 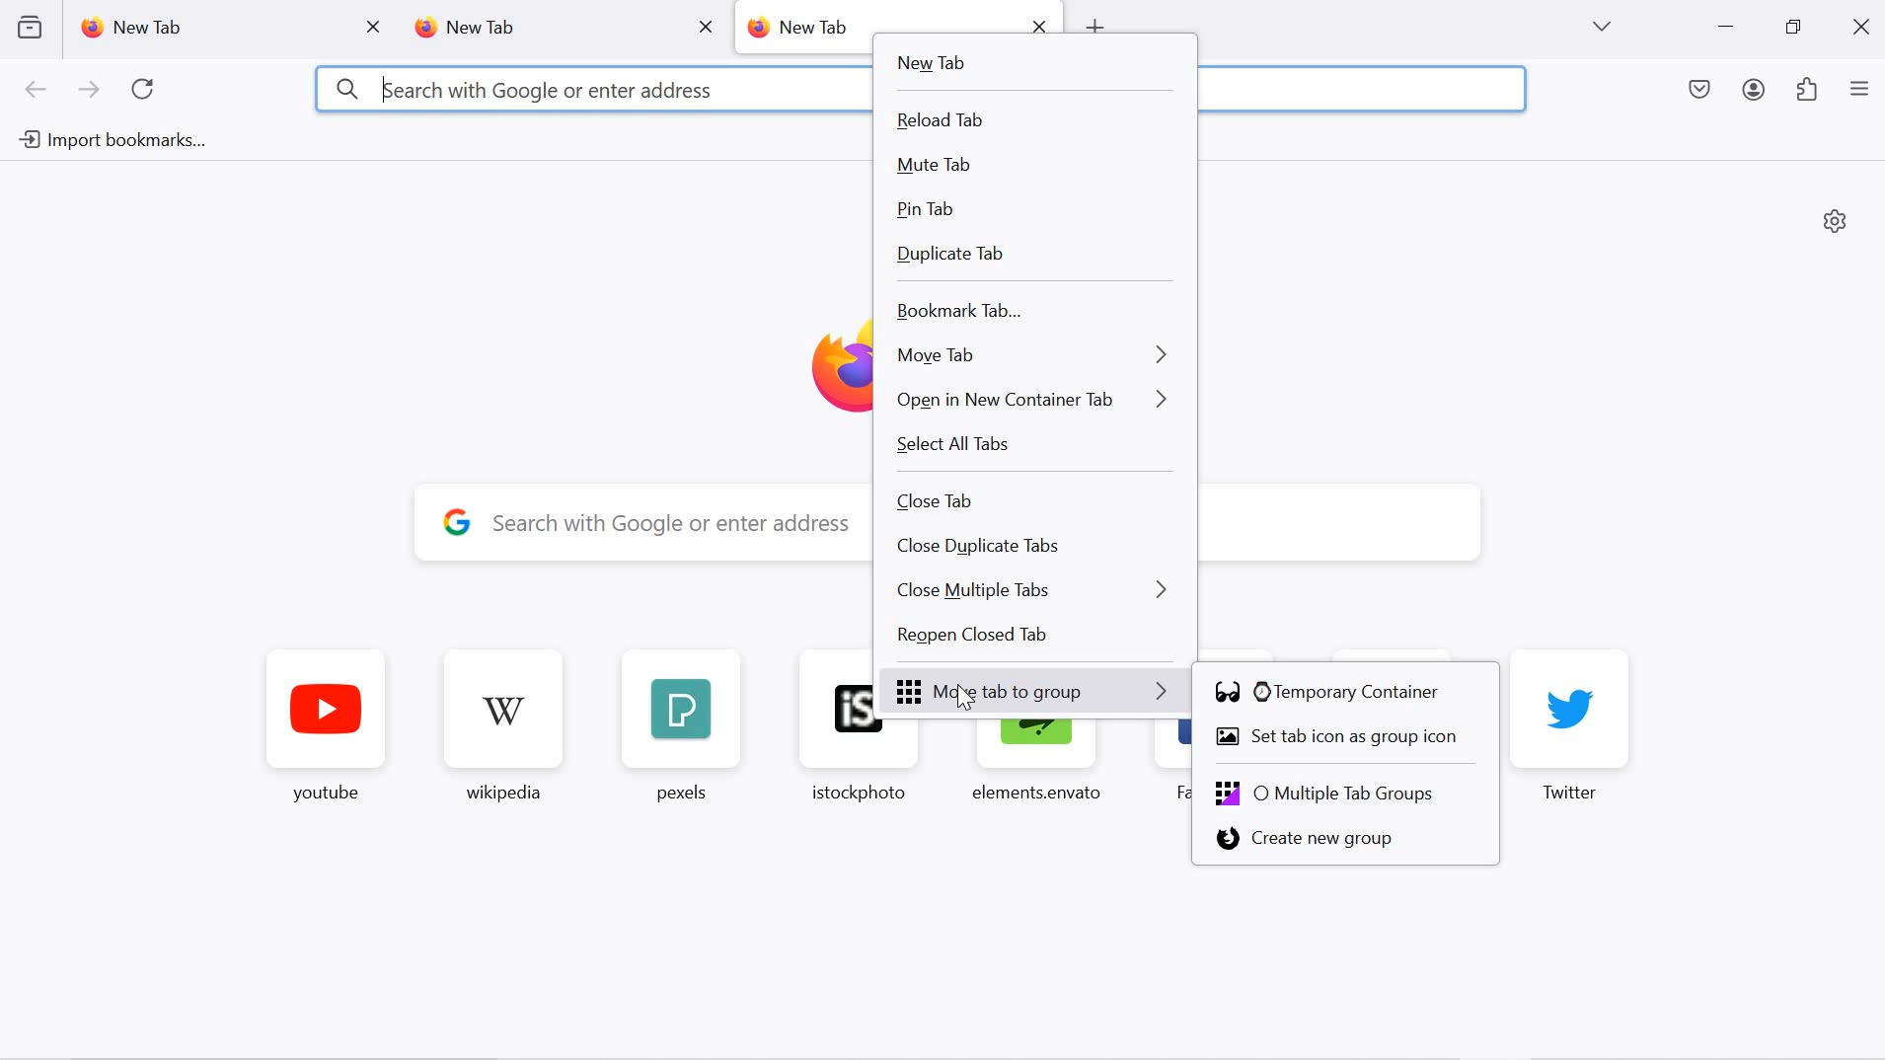 What do you see at coordinates (109, 141) in the screenshot?
I see `import bookmarks` at bounding box center [109, 141].